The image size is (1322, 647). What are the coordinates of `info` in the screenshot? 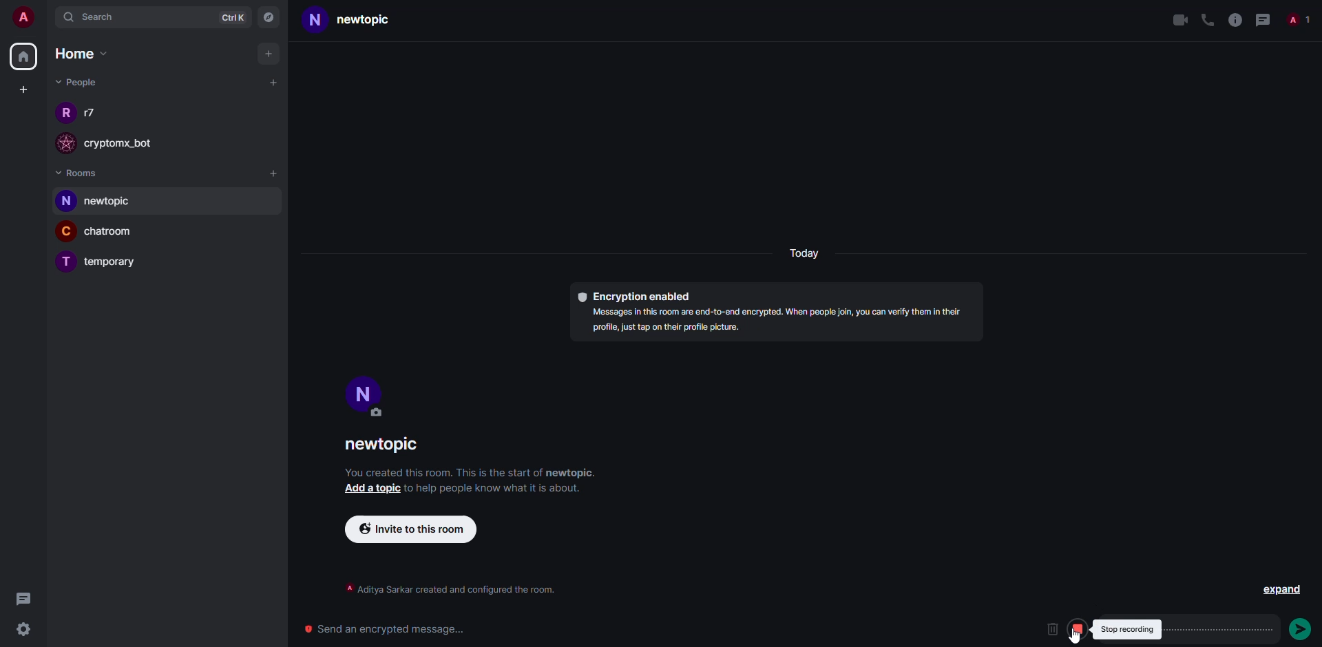 It's located at (780, 323).